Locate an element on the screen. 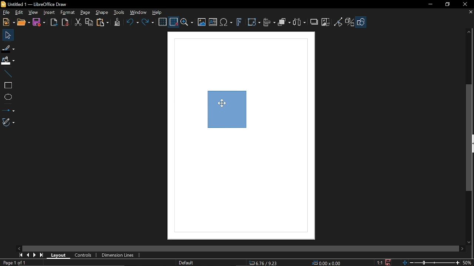 The width and height of the screenshot is (474, 266). Change zoom is located at coordinates (430, 263).